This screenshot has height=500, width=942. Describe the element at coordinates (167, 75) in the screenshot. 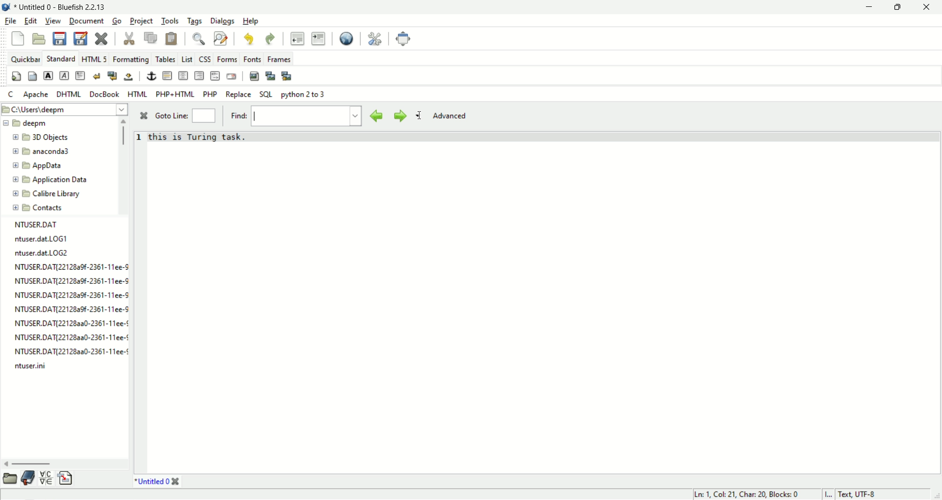

I see `horizontal rule` at that location.